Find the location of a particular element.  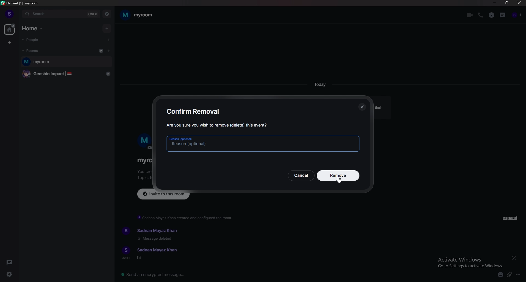

create space is located at coordinates (9, 43).